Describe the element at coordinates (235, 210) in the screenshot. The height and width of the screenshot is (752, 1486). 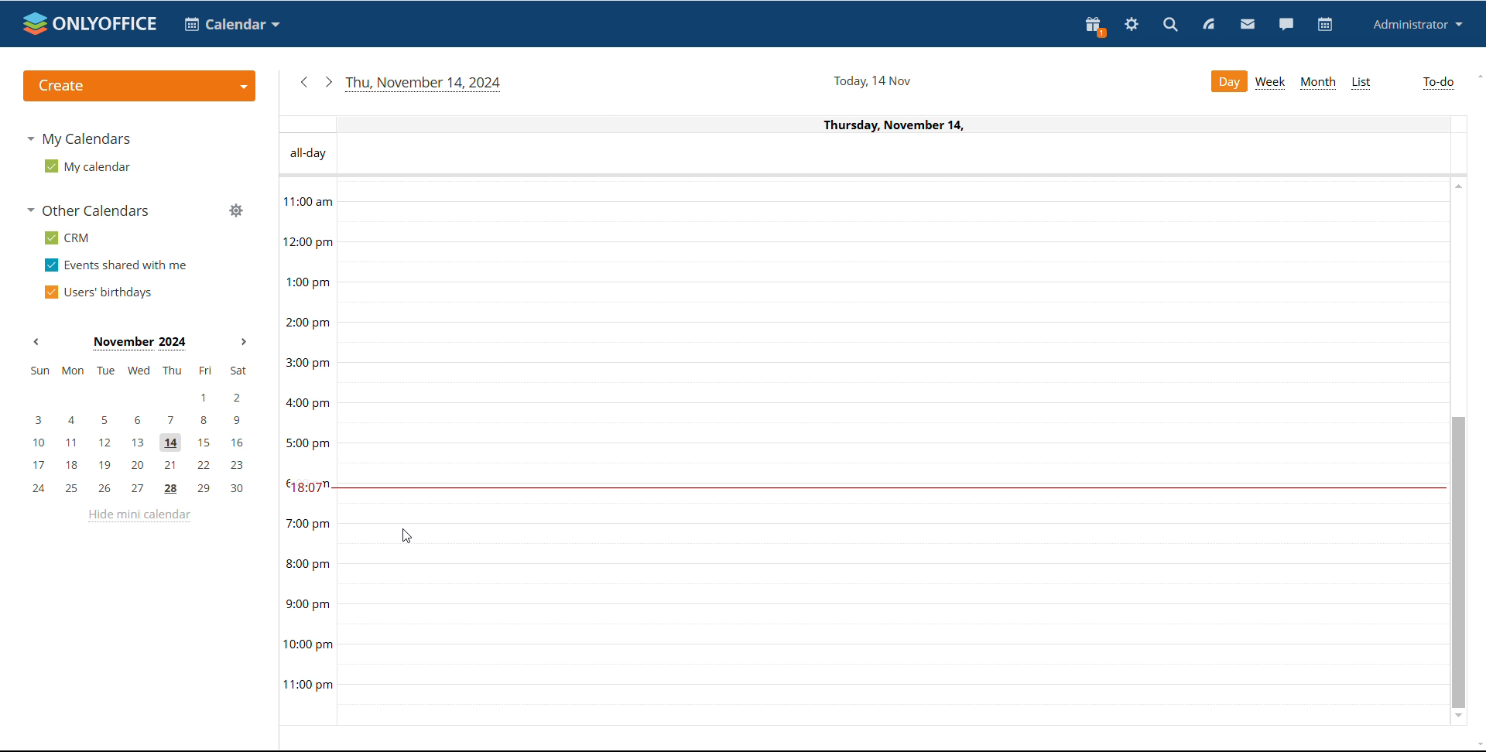
I see `manage` at that location.